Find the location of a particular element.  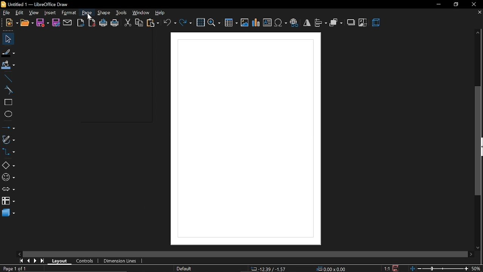

next page is located at coordinates (36, 261).